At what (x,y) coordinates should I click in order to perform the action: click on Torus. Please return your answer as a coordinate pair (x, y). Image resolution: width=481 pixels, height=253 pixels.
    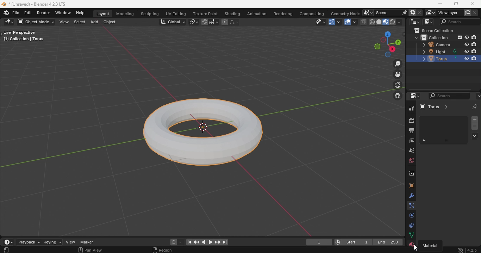
    Looking at the image, I should click on (436, 107).